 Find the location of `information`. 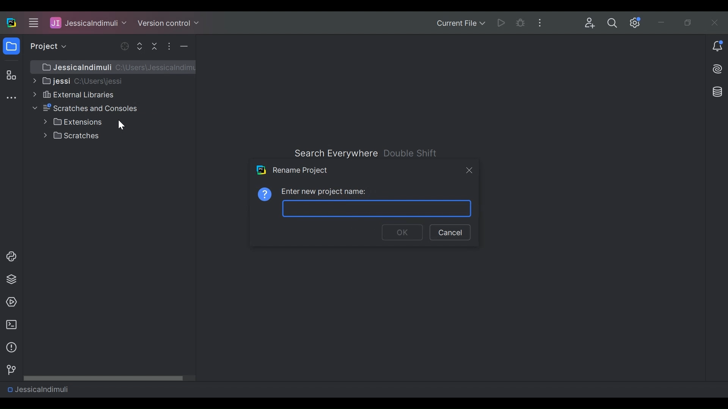

information is located at coordinates (9, 348).